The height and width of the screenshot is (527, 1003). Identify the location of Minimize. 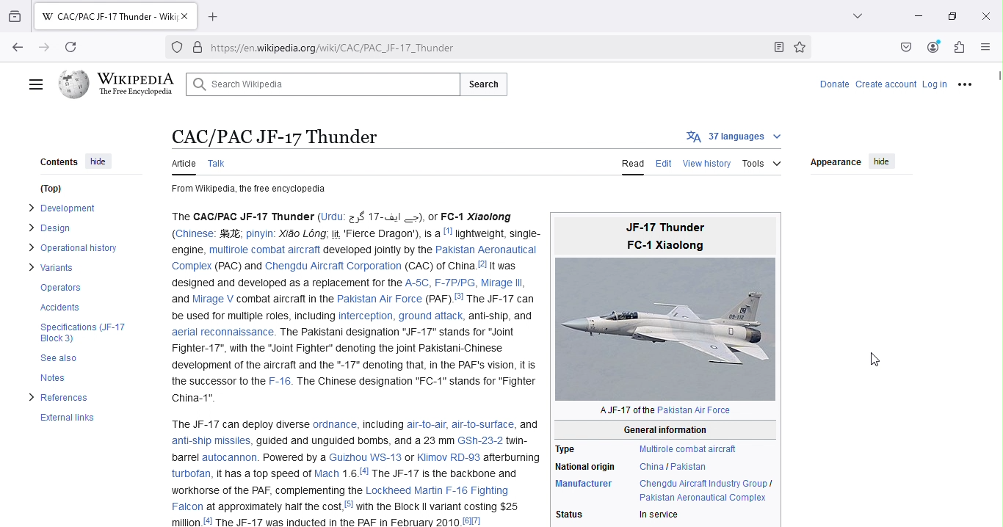
(918, 16).